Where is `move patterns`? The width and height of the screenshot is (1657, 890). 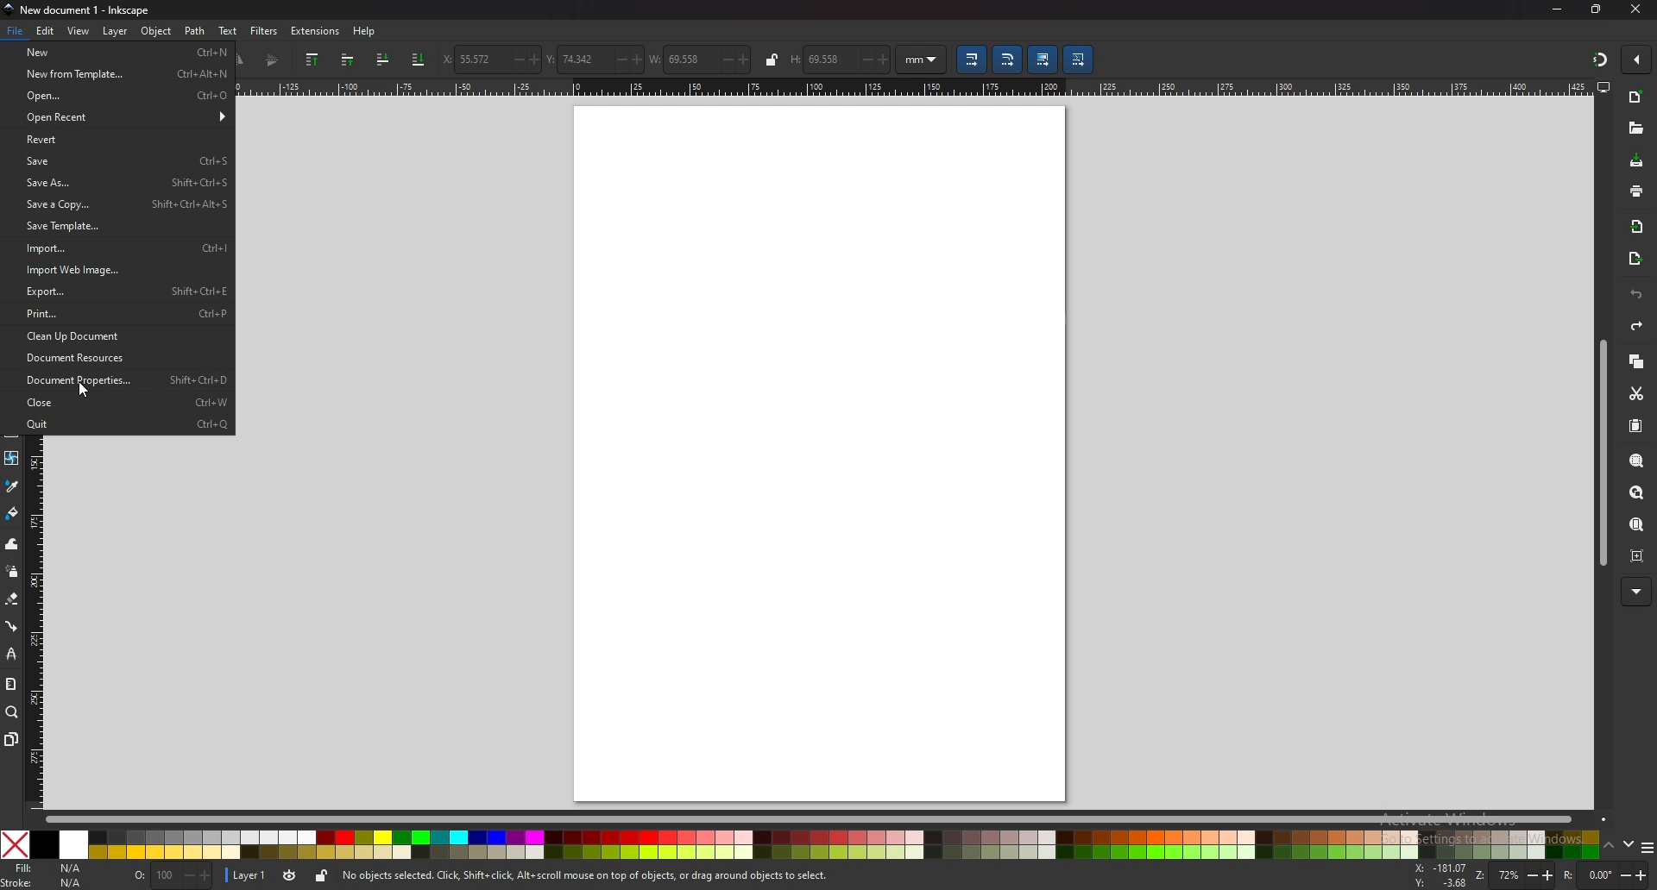
move patterns is located at coordinates (1081, 59).